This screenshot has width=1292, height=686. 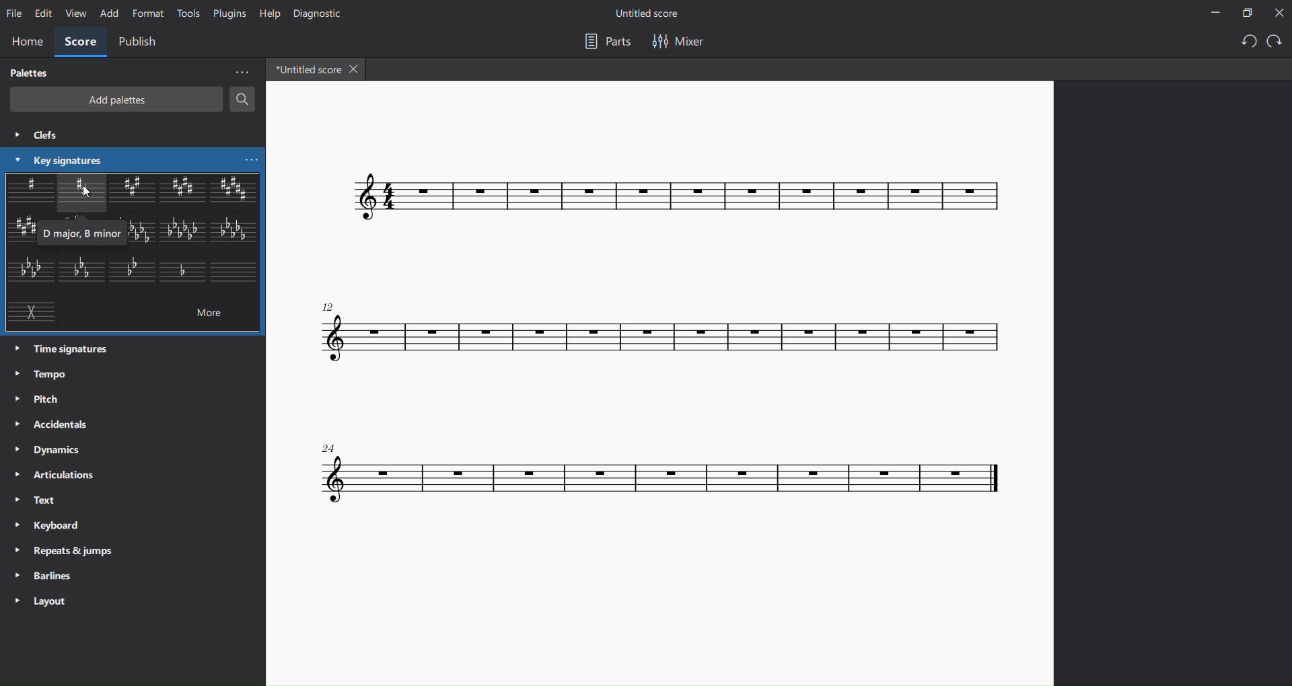 I want to click on concert, so click(x=661, y=378).